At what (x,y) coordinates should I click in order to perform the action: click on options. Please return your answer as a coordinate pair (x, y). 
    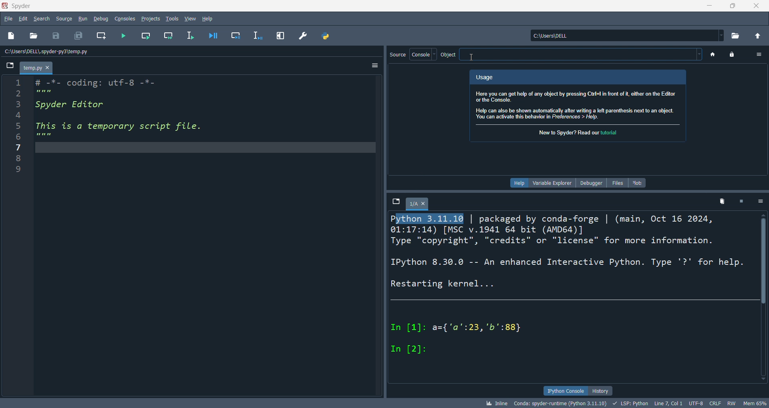
    Looking at the image, I should click on (374, 65).